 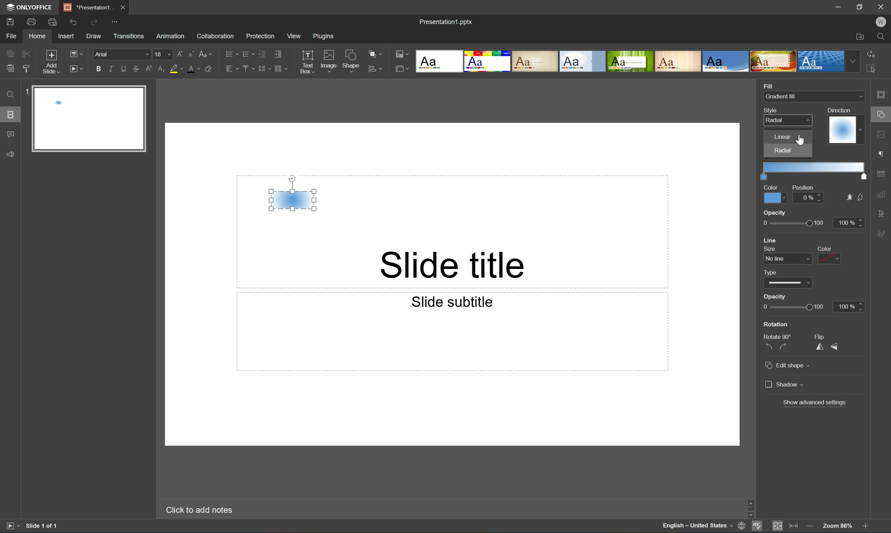 I want to click on Set document language, so click(x=743, y=527).